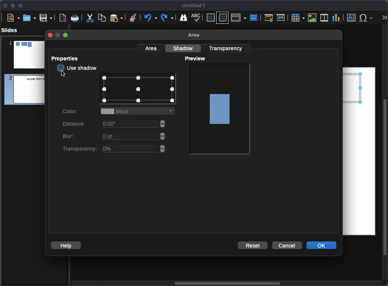 This screenshot has width=388, height=286. Describe the element at coordinates (368, 18) in the screenshot. I see `Special characters` at that location.